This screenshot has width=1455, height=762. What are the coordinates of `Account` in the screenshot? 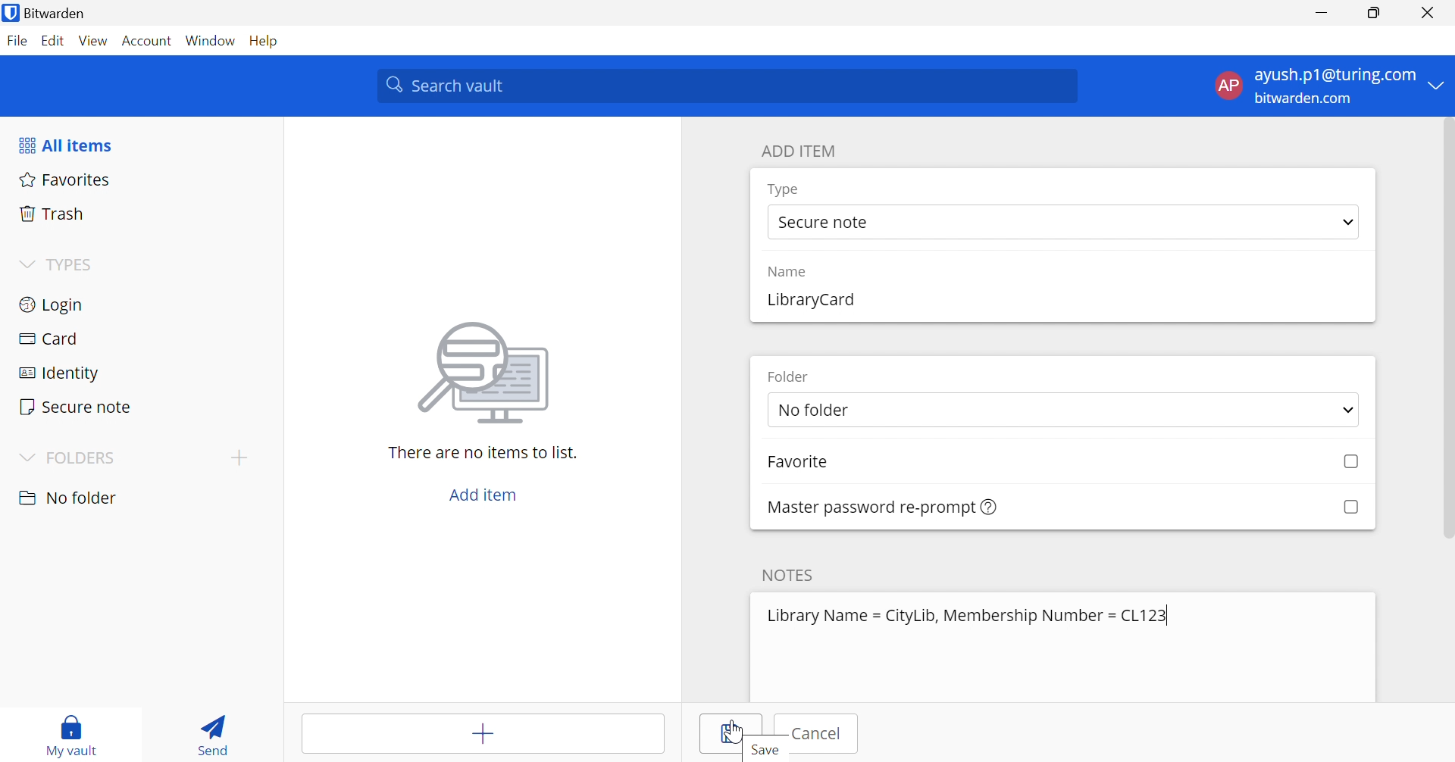 It's located at (148, 39).